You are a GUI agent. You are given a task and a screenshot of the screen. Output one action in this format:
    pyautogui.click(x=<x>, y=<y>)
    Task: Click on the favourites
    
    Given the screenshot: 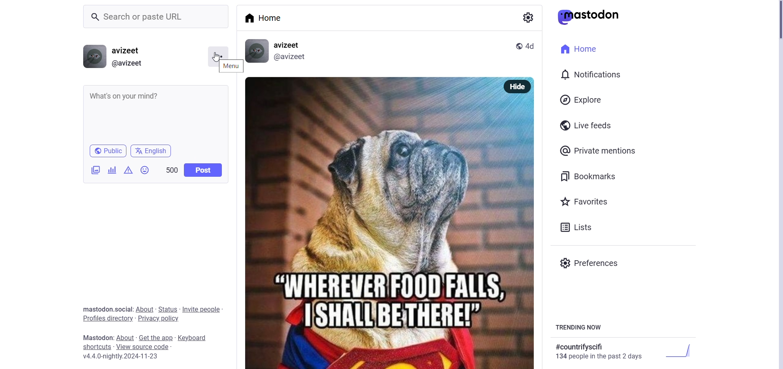 What is the action you would take?
    pyautogui.click(x=584, y=200)
    